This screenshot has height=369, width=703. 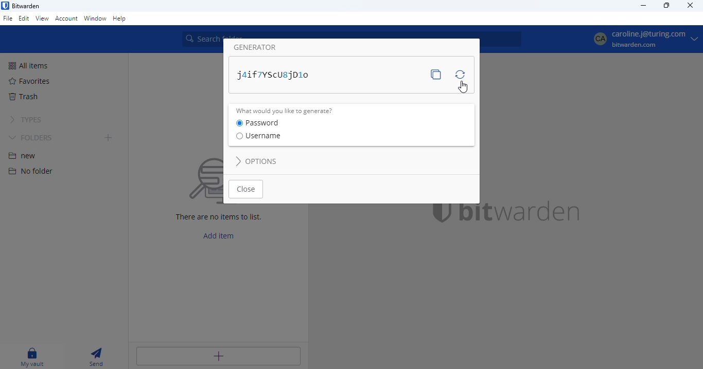 What do you see at coordinates (31, 138) in the screenshot?
I see `folders` at bounding box center [31, 138].